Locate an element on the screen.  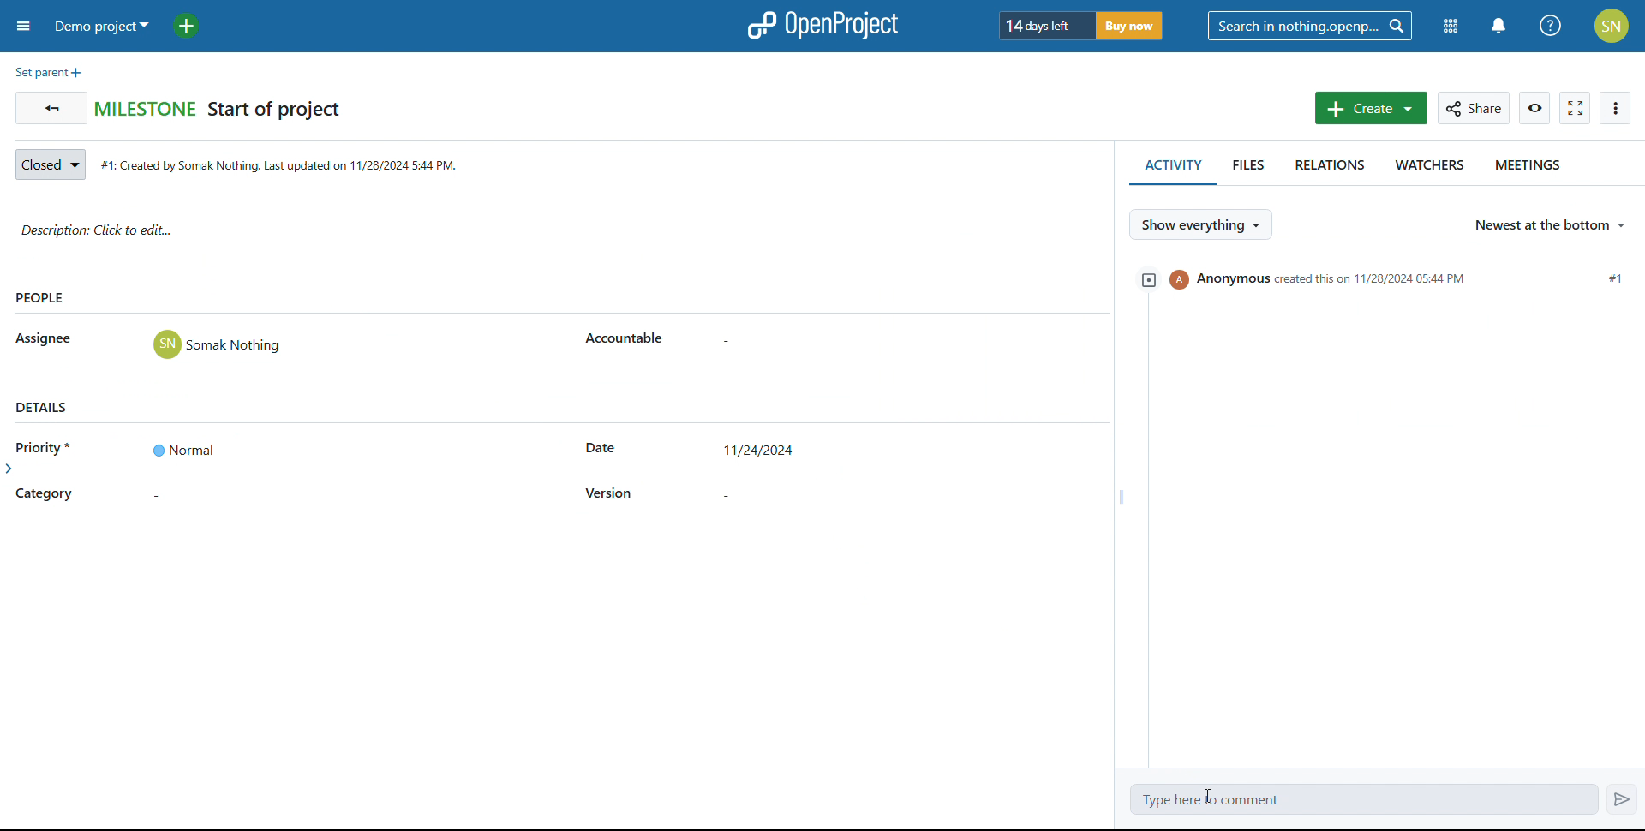
priority is located at coordinates (50, 446).